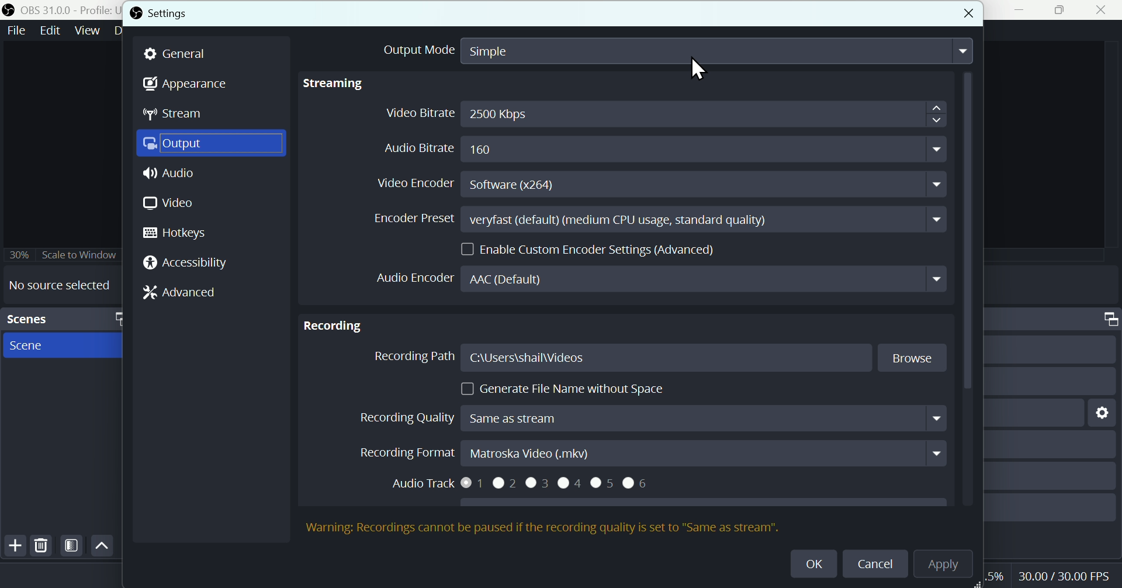 Image resolution: width=1122 pixels, height=588 pixels. I want to click on Add, so click(13, 545).